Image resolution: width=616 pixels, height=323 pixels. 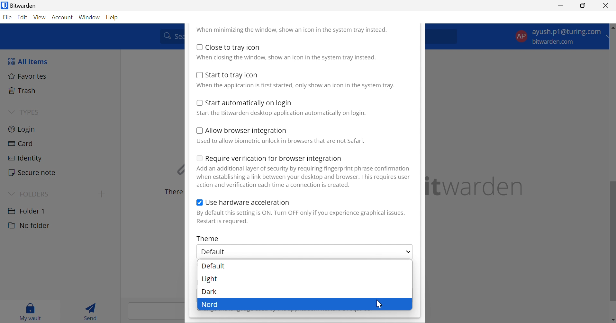 I want to click on There are no items to list., so click(x=172, y=192).